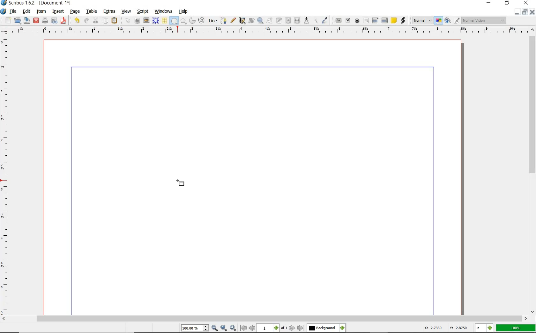  What do you see at coordinates (196, 329) in the screenshot?
I see `zoom ` at bounding box center [196, 329].